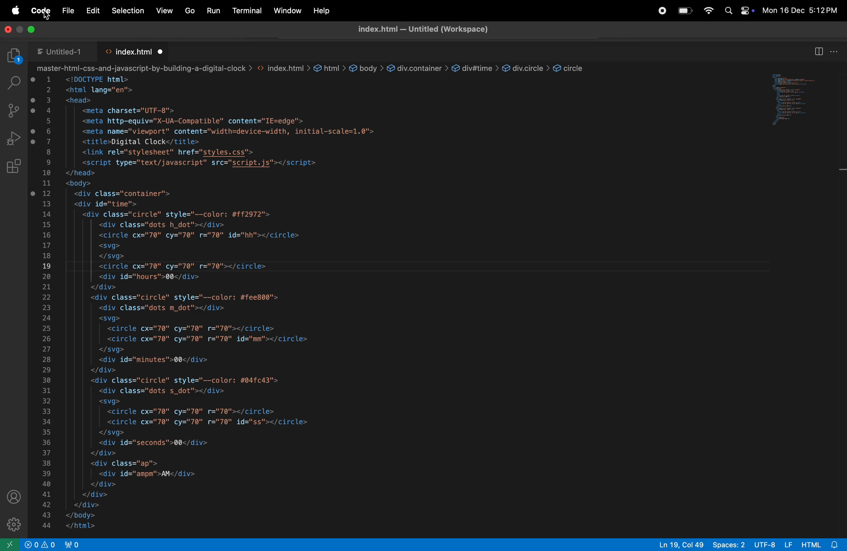 This screenshot has height=551, width=847. Describe the element at coordinates (11, 55) in the screenshot. I see `explorer` at that location.